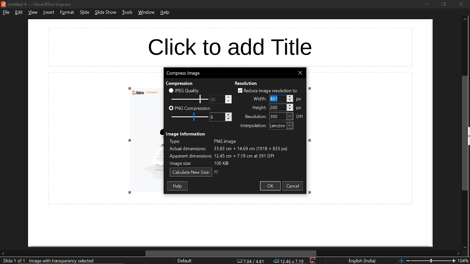  Describe the element at coordinates (272, 91) in the screenshot. I see `reduce image resolution` at that location.